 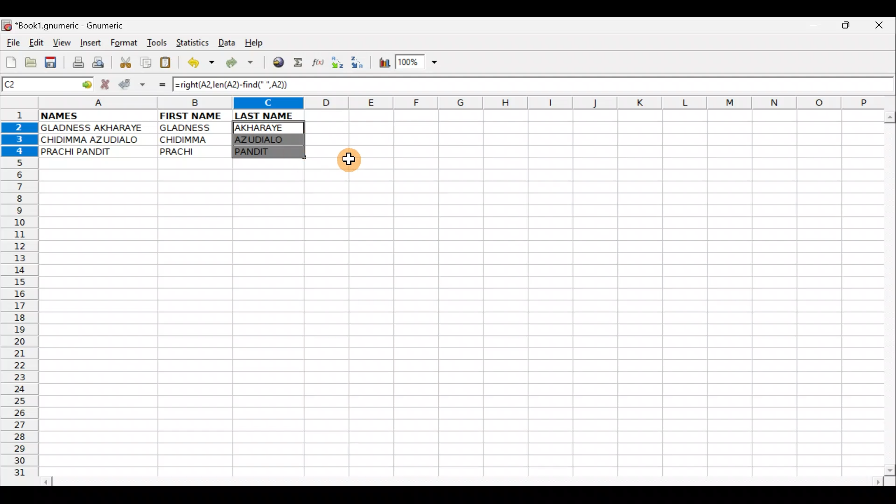 What do you see at coordinates (168, 64) in the screenshot?
I see `Paste clipboard` at bounding box center [168, 64].